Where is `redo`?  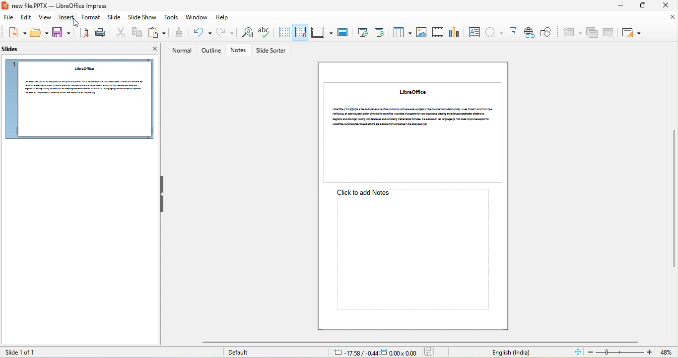
redo is located at coordinates (225, 32).